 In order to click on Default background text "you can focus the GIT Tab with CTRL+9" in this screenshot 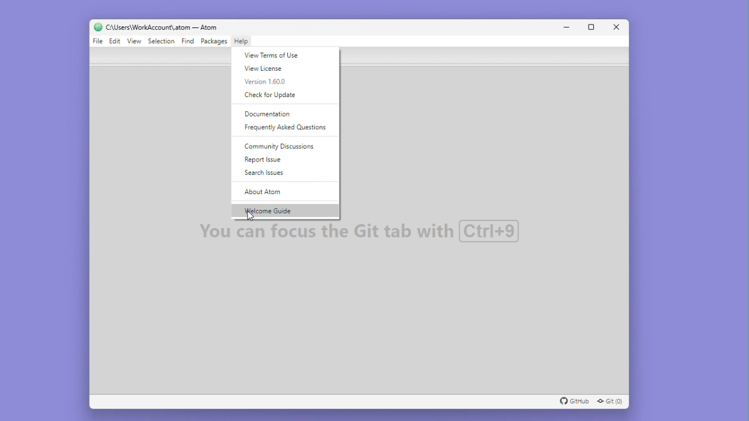, I will do `click(359, 233)`.